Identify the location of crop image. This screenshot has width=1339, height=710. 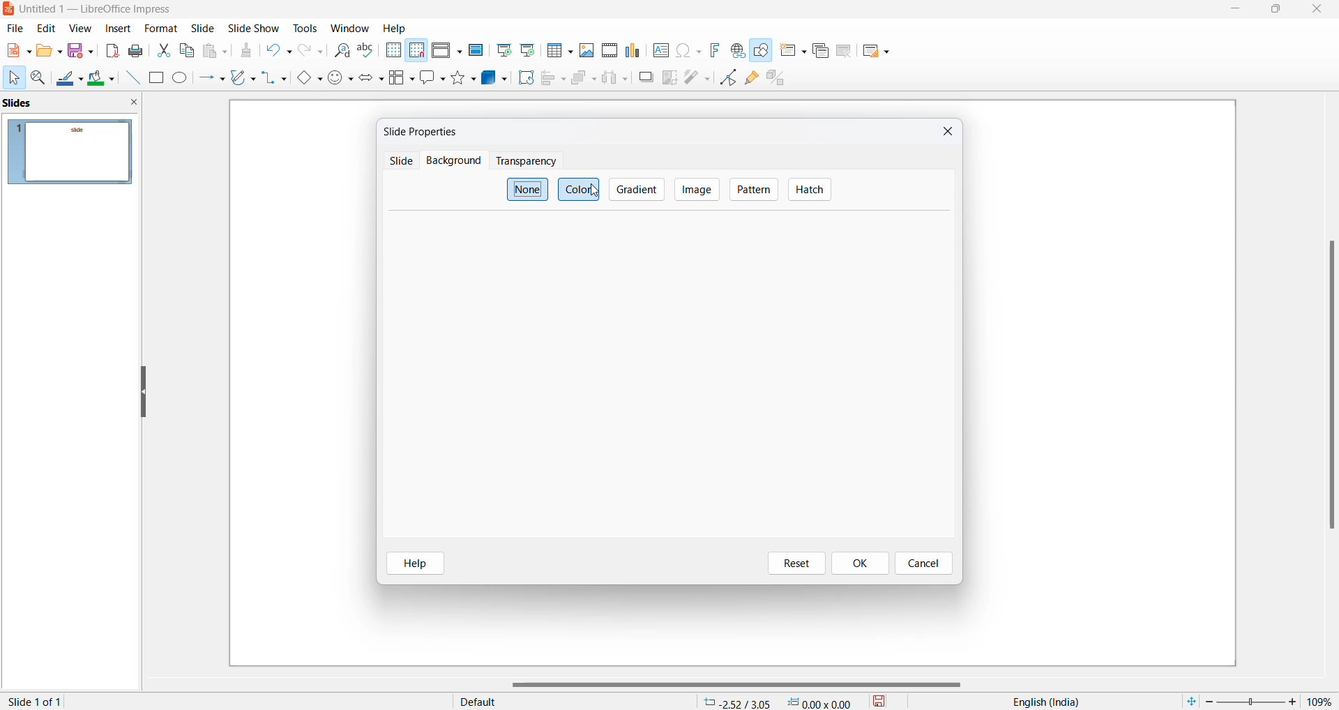
(670, 77).